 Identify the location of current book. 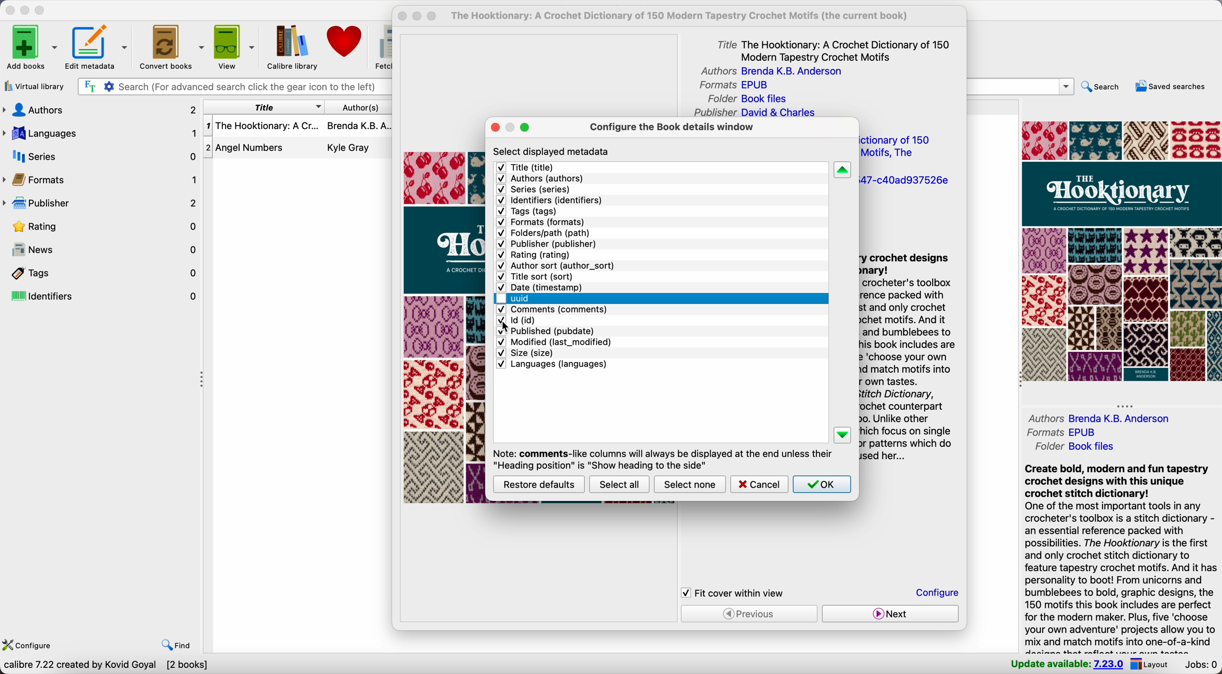
(686, 16).